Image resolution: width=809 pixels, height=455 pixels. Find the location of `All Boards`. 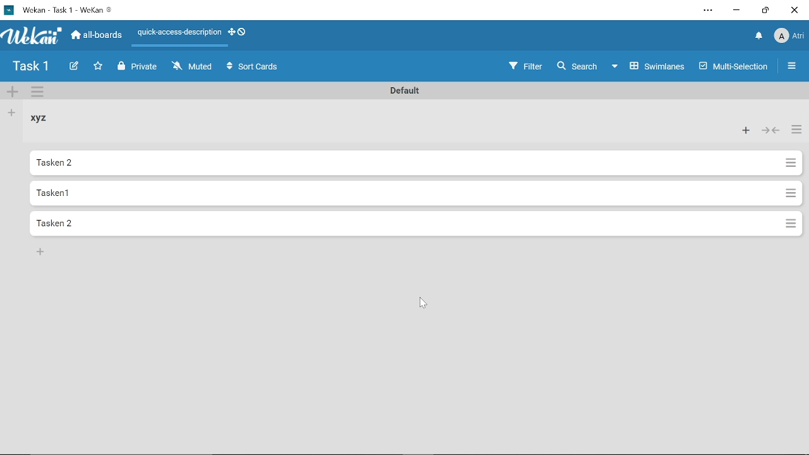

All Boards is located at coordinates (97, 37).